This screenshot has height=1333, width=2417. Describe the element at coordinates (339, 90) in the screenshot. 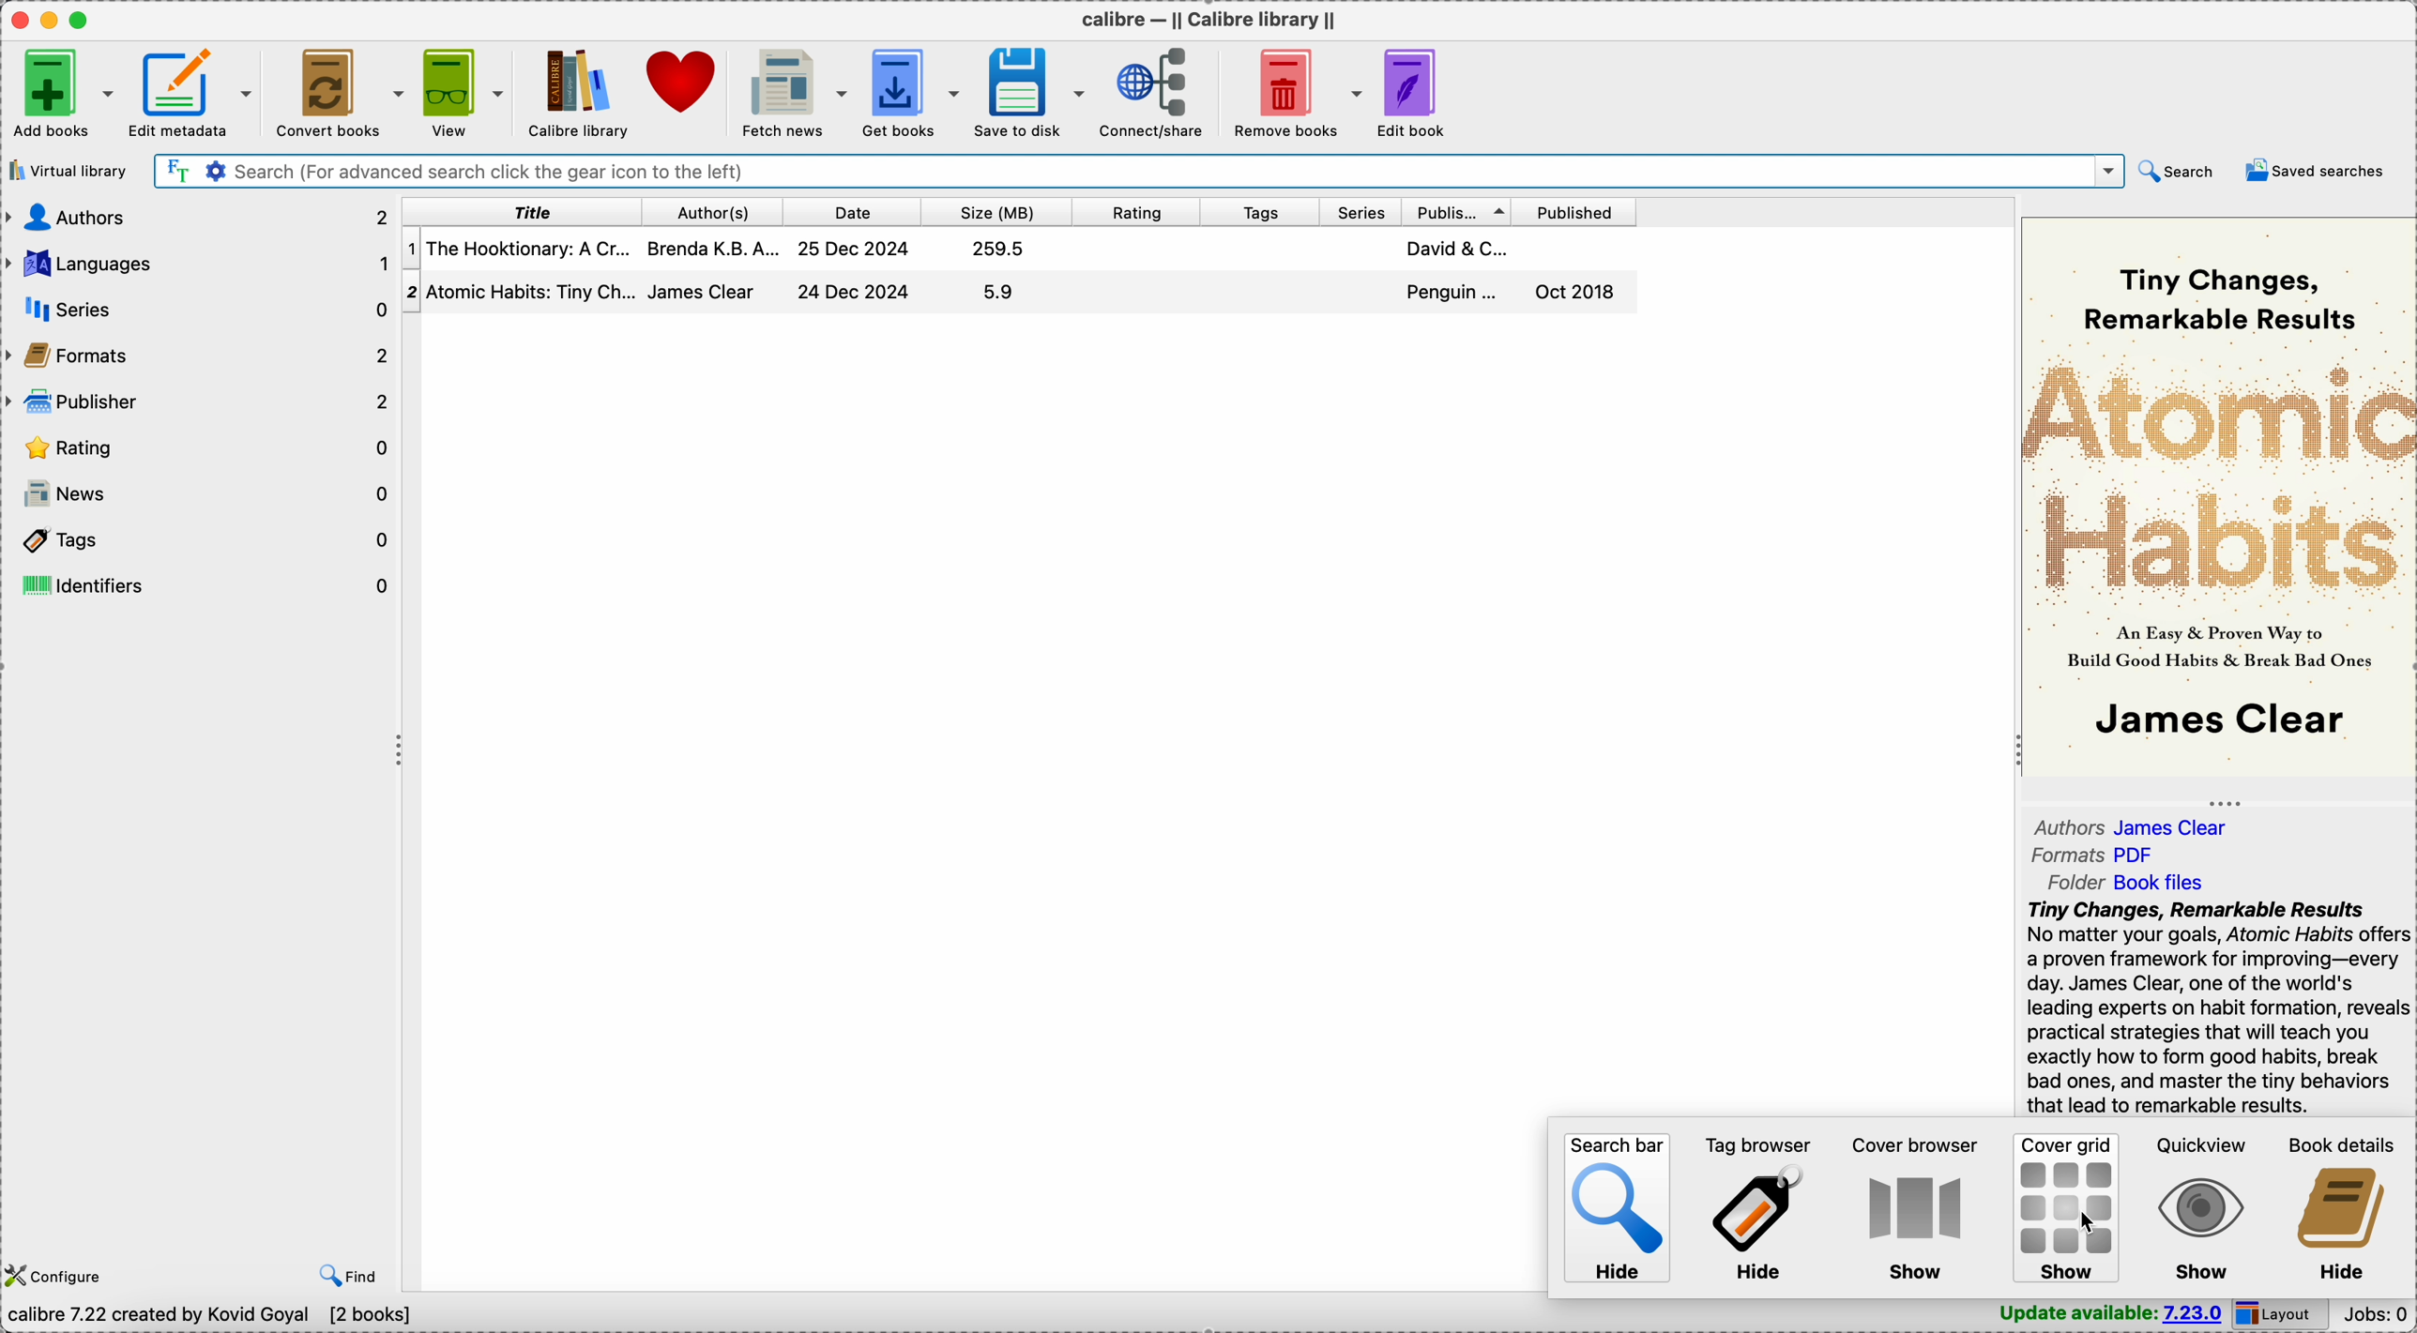

I see `cover books` at that location.